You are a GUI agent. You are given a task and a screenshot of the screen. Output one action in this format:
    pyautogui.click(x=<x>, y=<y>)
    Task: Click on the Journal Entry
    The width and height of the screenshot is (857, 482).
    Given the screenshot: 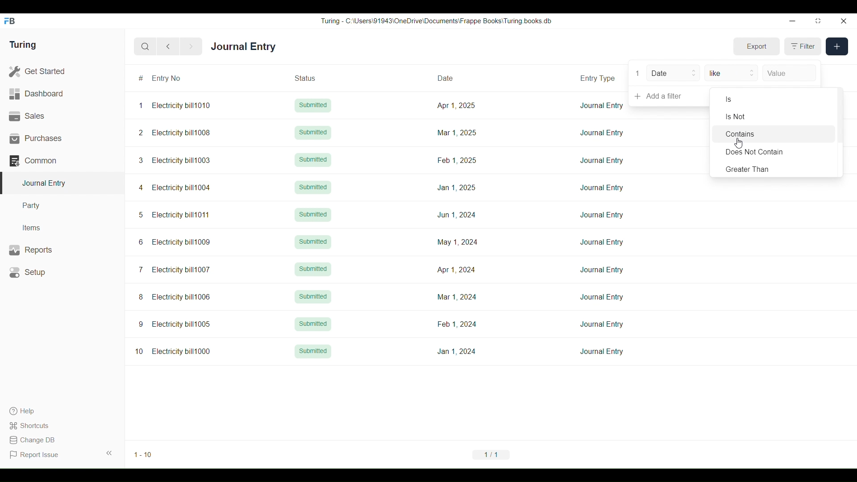 What is the action you would take?
    pyautogui.click(x=602, y=187)
    